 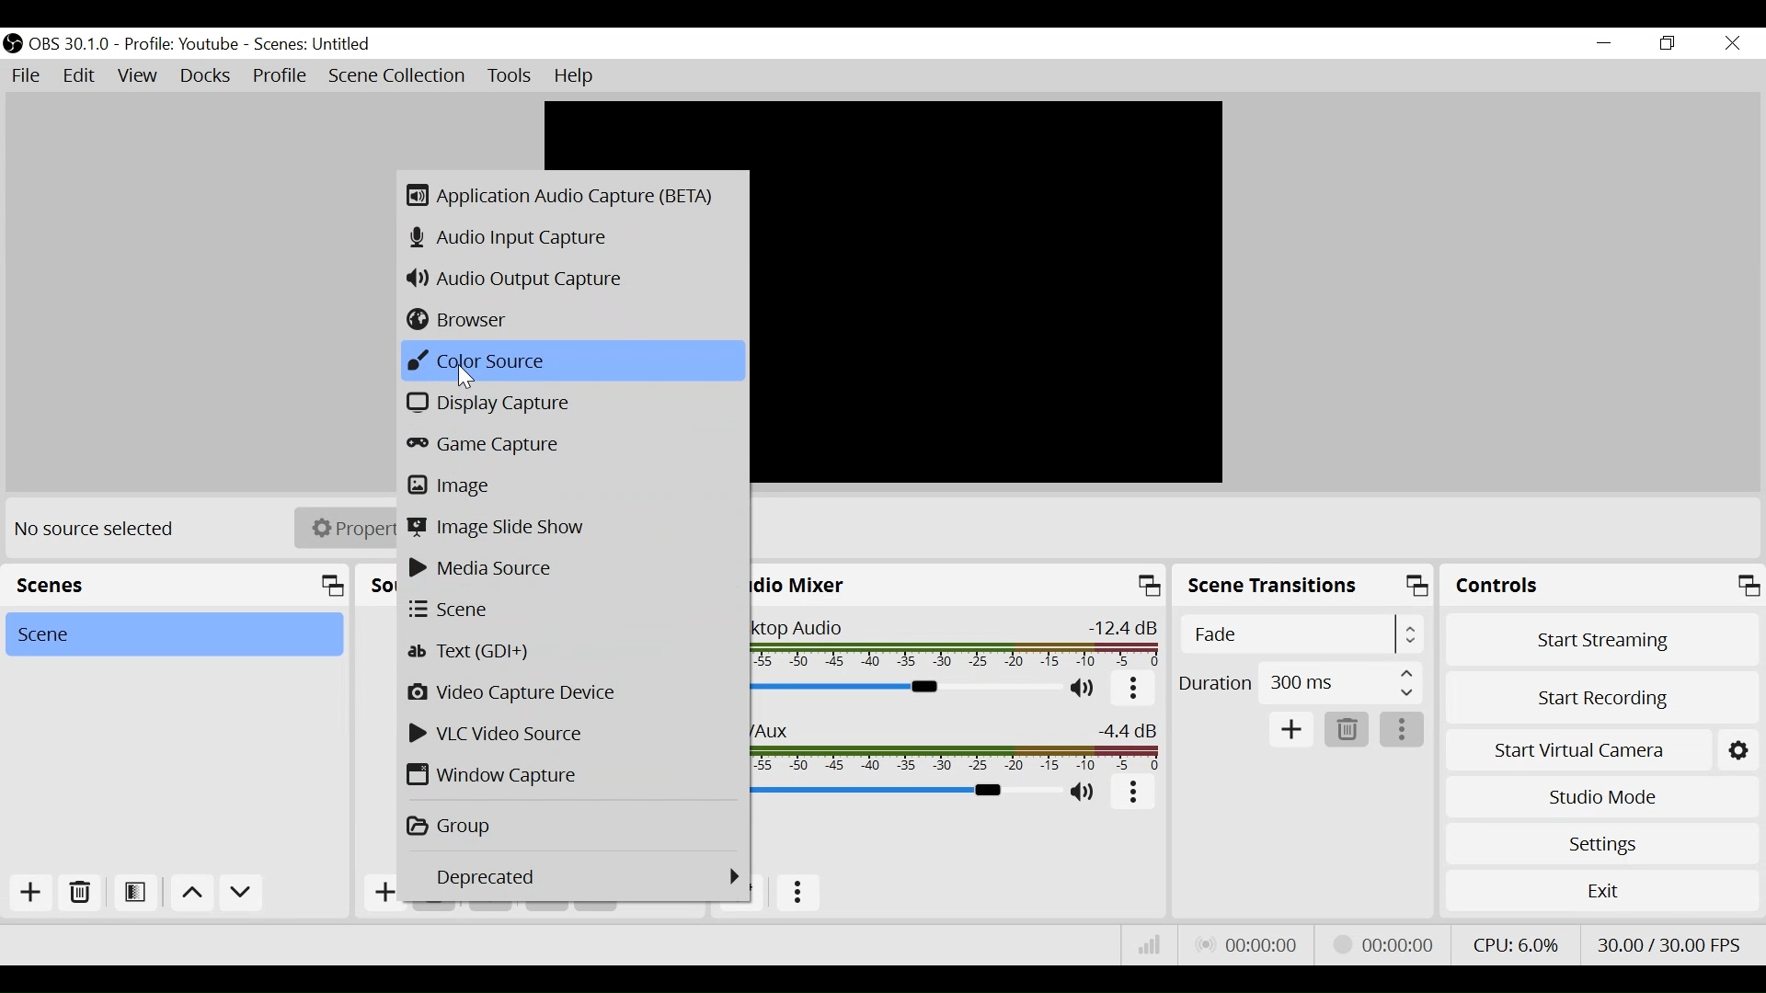 I want to click on Edit, so click(x=79, y=74).